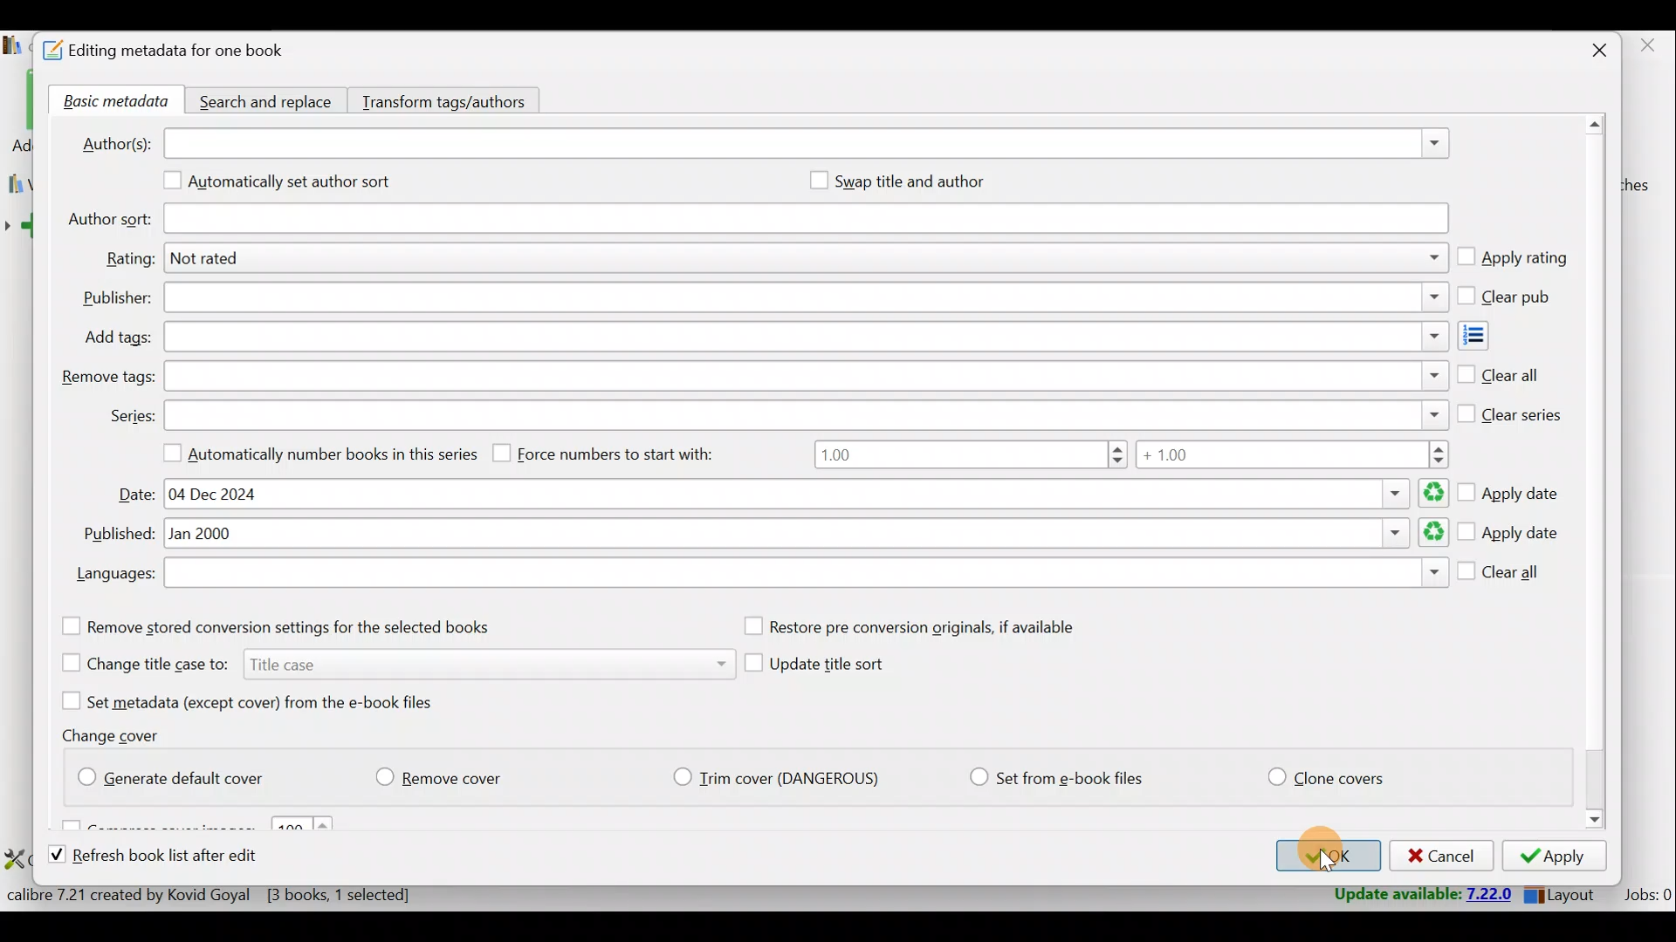 The height and width of the screenshot is (942, 1676). What do you see at coordinates (313, 452) in the screenshot?
I see `Automatically number books in this series` at bounding box center [313, 452].